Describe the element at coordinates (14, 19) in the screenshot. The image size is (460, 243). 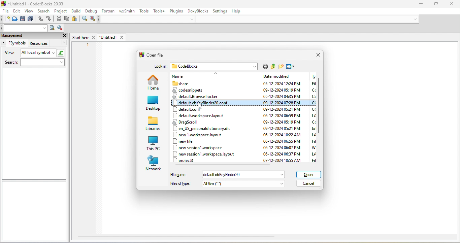
I see `open` at that location.